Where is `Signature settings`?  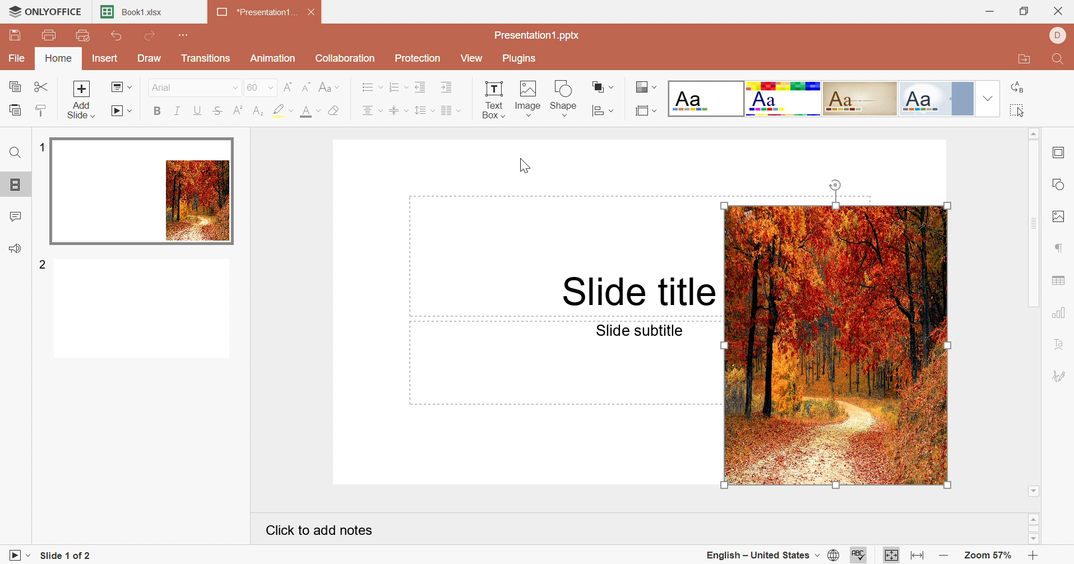 Signature settings is located at coordinates (1061, 377).